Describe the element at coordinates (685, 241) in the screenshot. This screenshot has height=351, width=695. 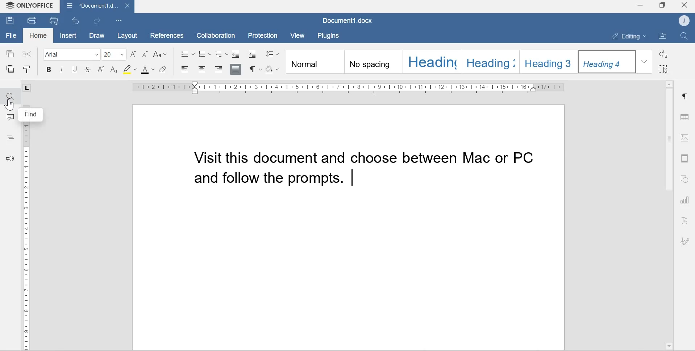
I see `Signature` at that location.